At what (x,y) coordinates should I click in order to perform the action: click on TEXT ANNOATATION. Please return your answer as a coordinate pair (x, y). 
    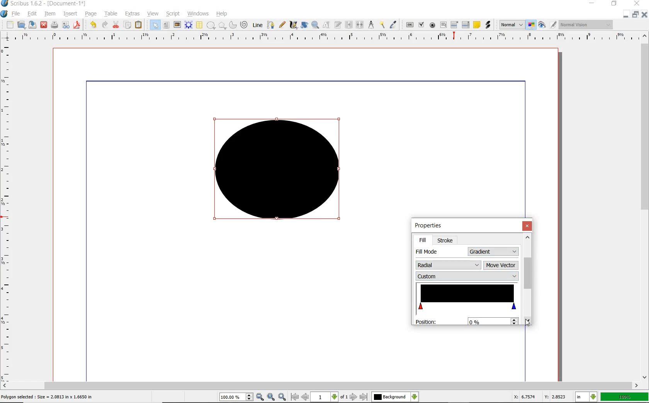
    Looking at the image, I should click on (476, 24).